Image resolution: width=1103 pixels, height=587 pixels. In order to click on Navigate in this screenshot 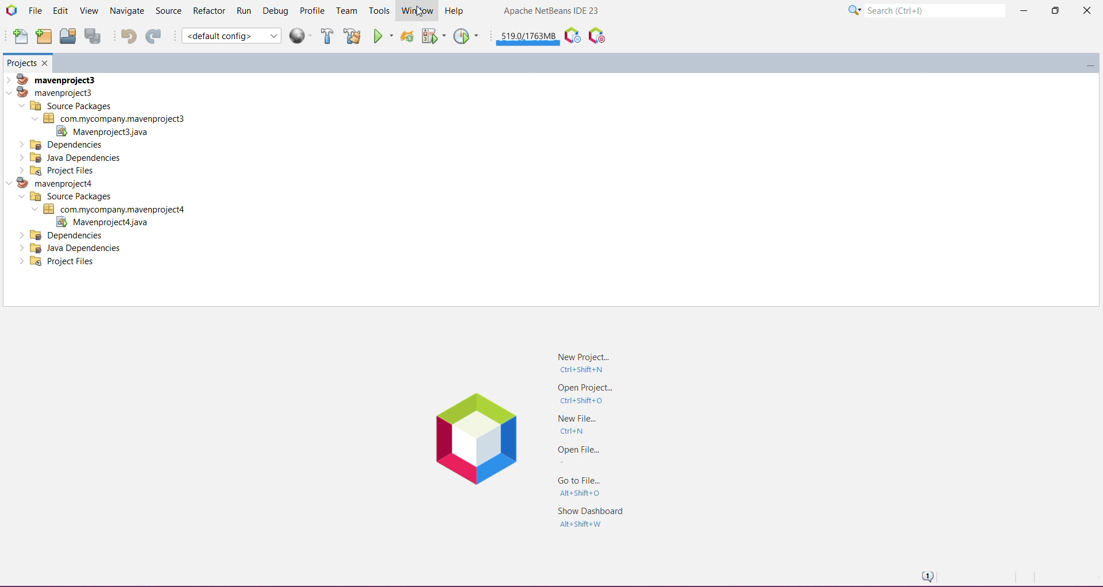, I will do `click(126, 11)`.